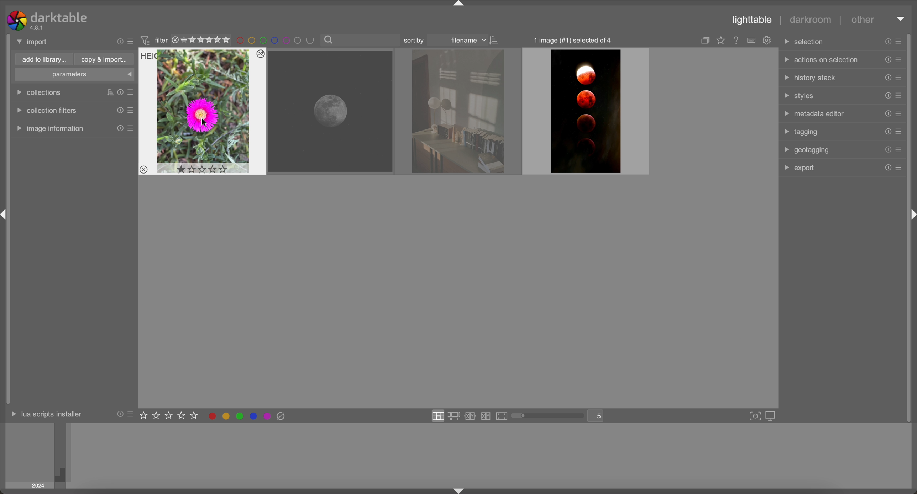 Image resolution: width=917 pixels, height=494 pixels. I want to click on lua scripts installer tab, so click(46, 415).